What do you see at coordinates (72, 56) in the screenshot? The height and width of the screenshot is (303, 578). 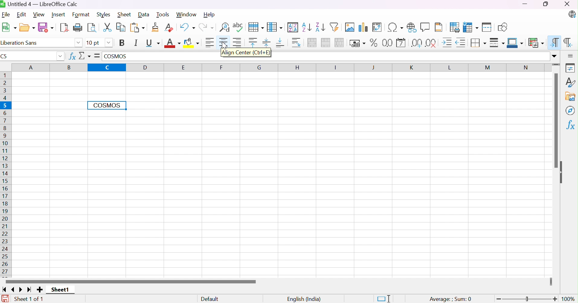 I see `Function Wizard` at bounding box center [72, 56].